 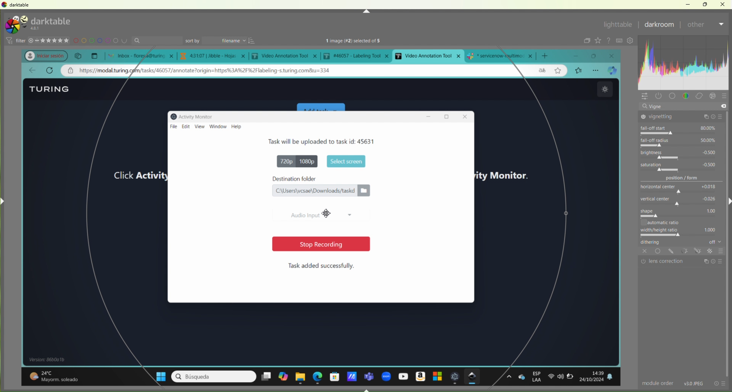 What do you see at coordinates (682, 154) in the screenshot?
I see `brightness` at bounding box center [682, 154].